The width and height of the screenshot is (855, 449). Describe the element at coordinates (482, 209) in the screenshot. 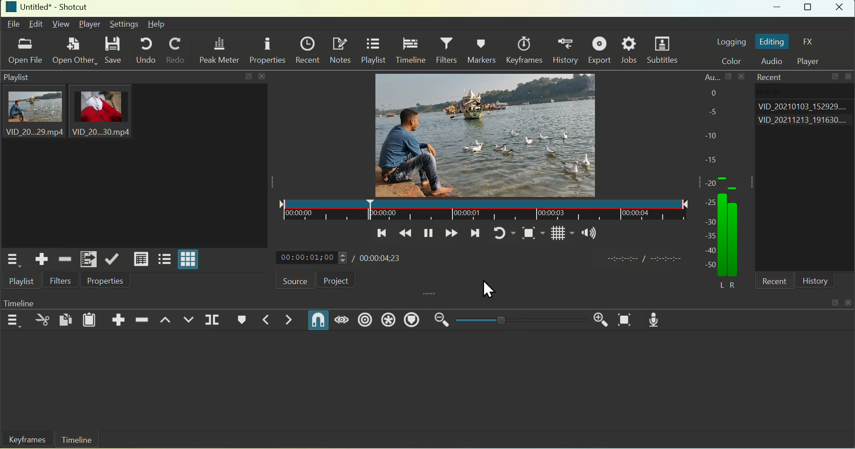

I see `marker` at that location.